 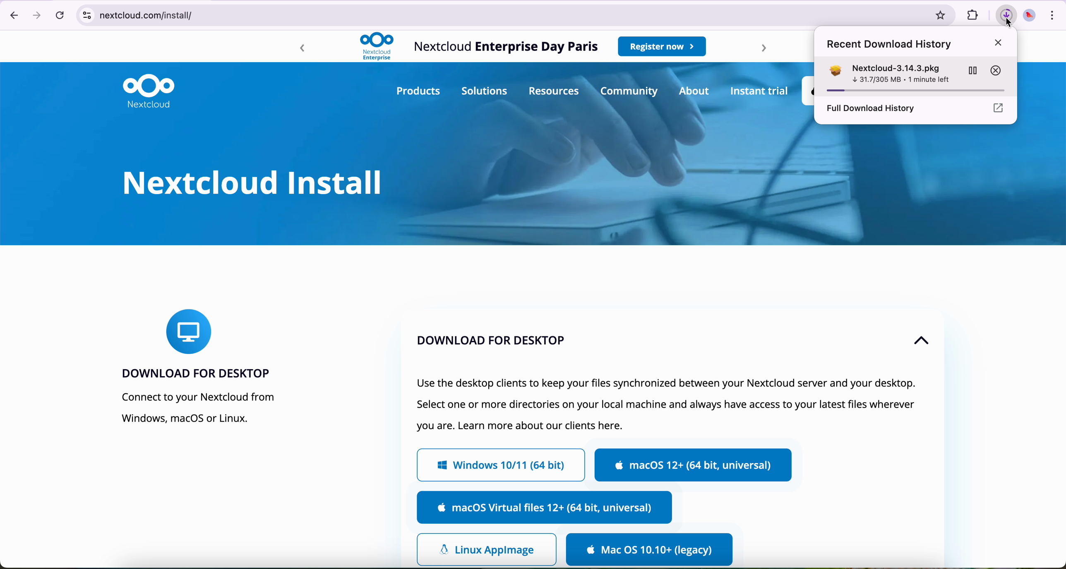 What do you see at coordinates (484, 90) in the screenshot?
I see `solutions` at bounding box center [484, 90].